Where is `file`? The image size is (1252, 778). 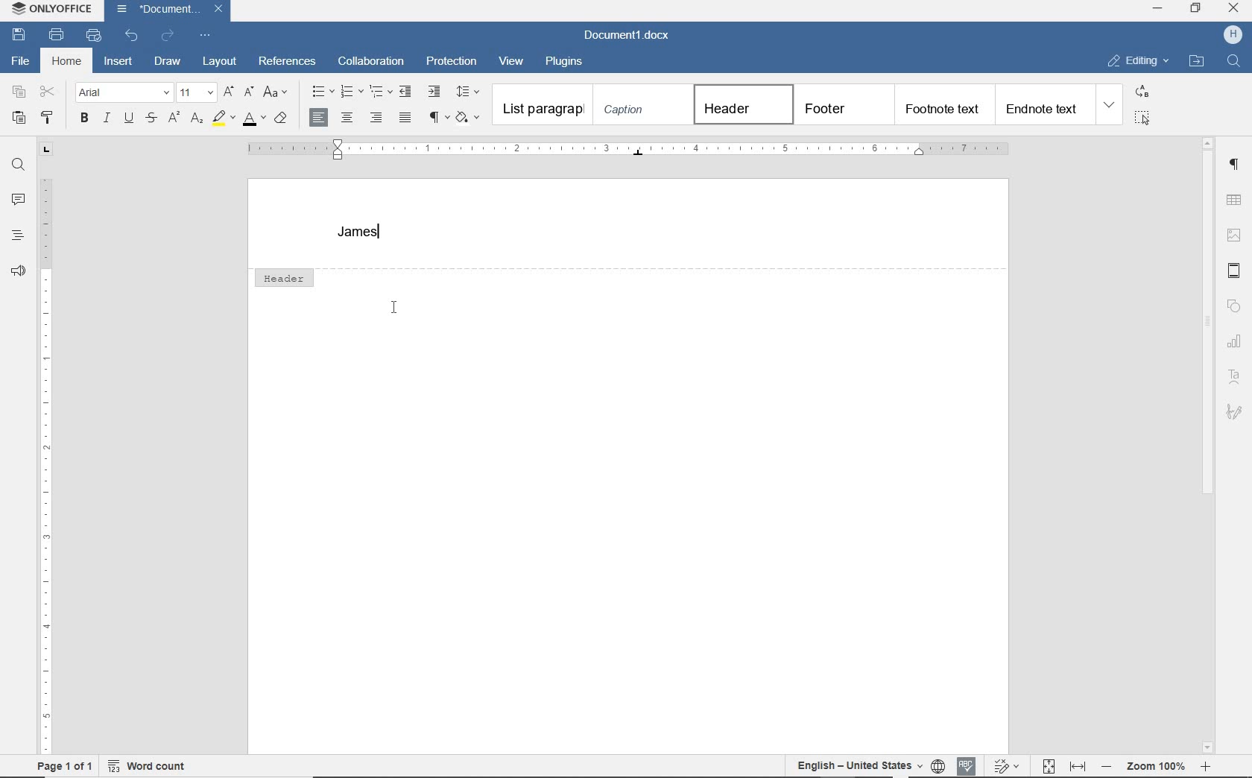 file is located at coordinates (18, 61).